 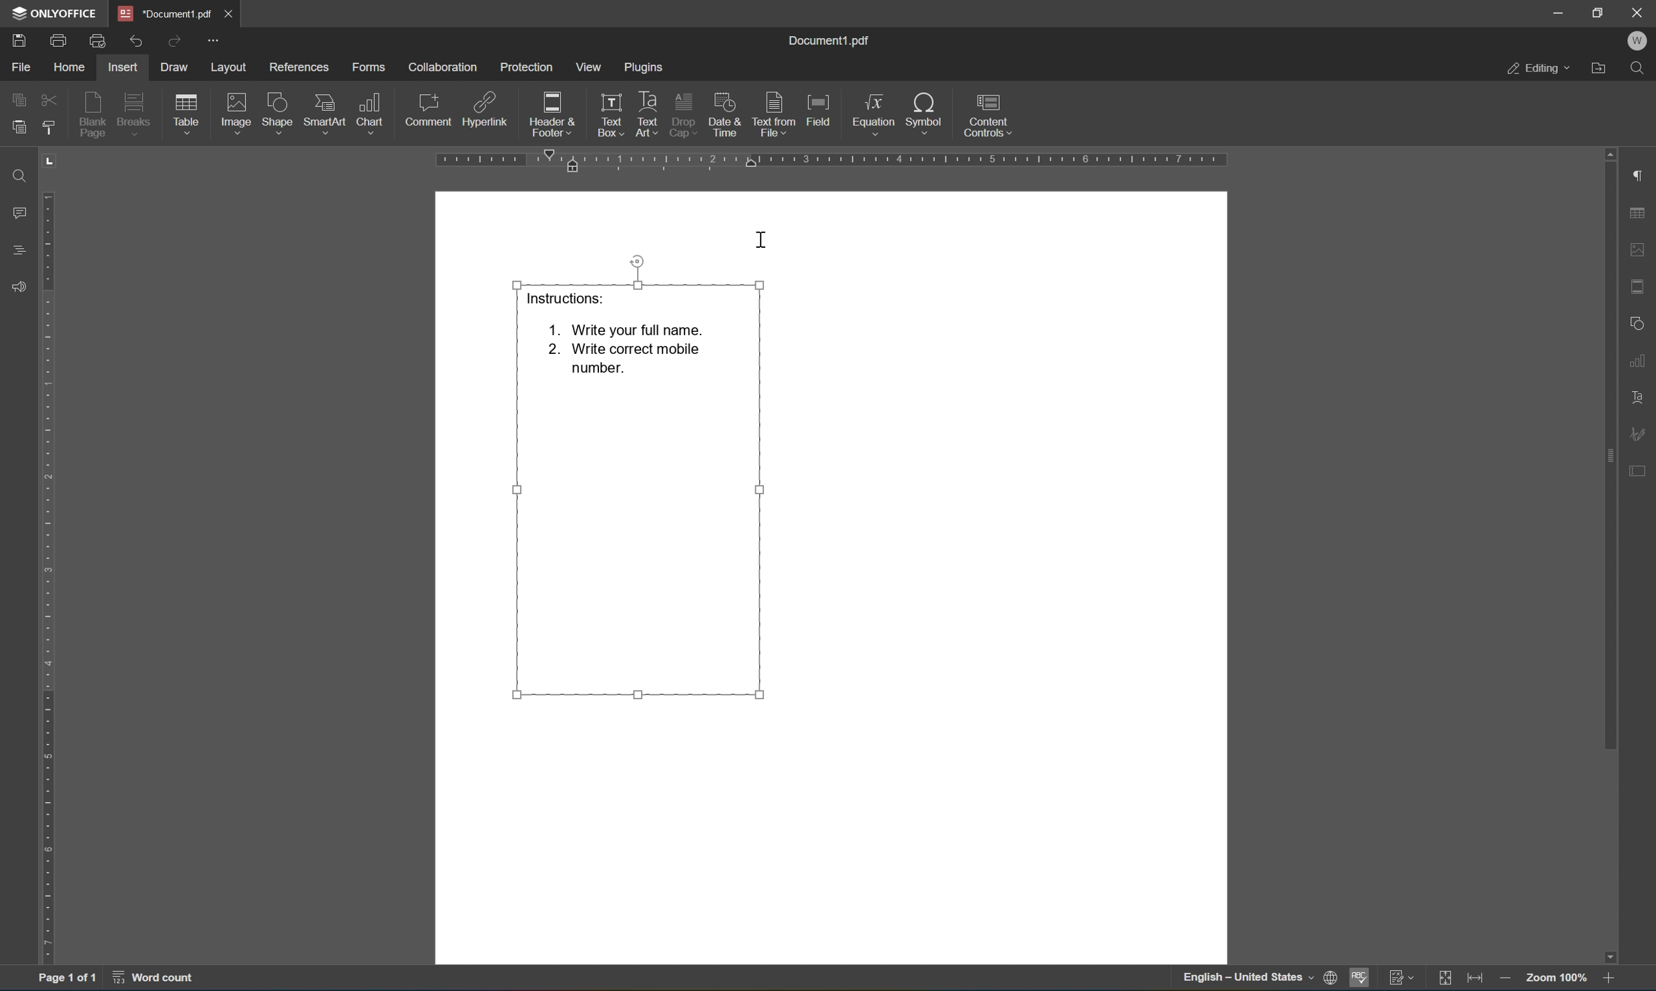 What do you see at coordinates (327, 114) in the screenshot?
I see `smart art` at bounding box center [327, 114].